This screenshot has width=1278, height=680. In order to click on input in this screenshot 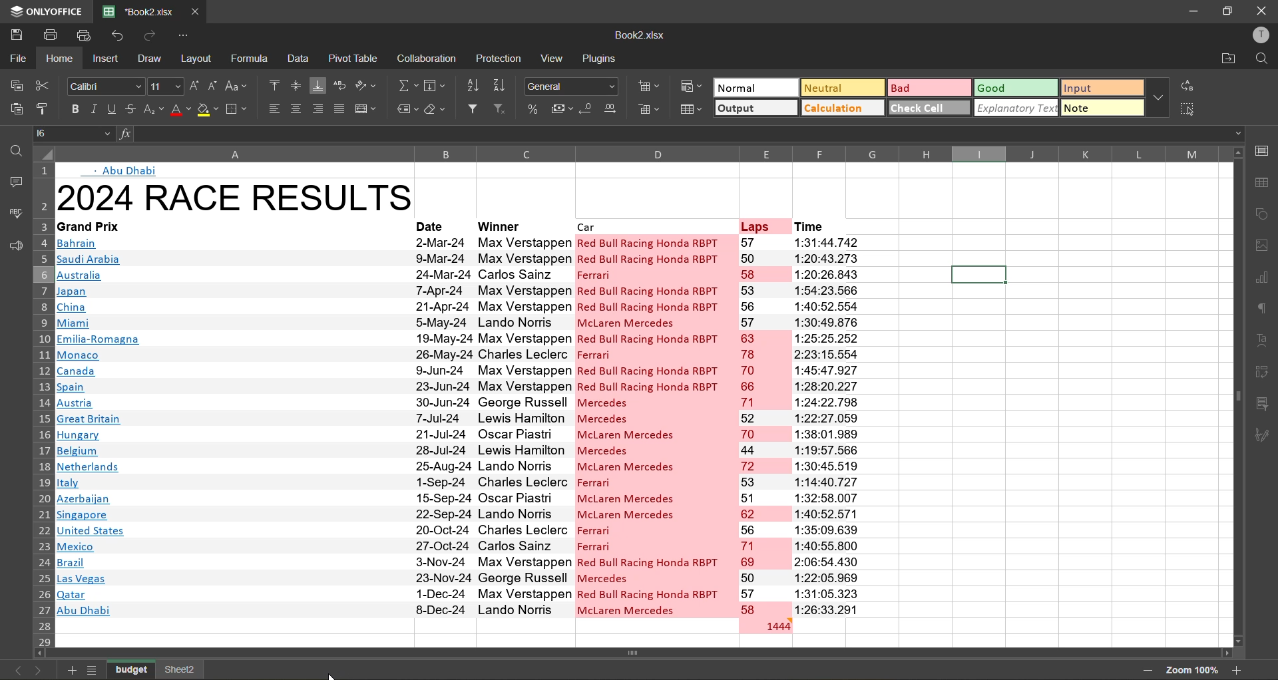, I will do `click(1100, 89)`.